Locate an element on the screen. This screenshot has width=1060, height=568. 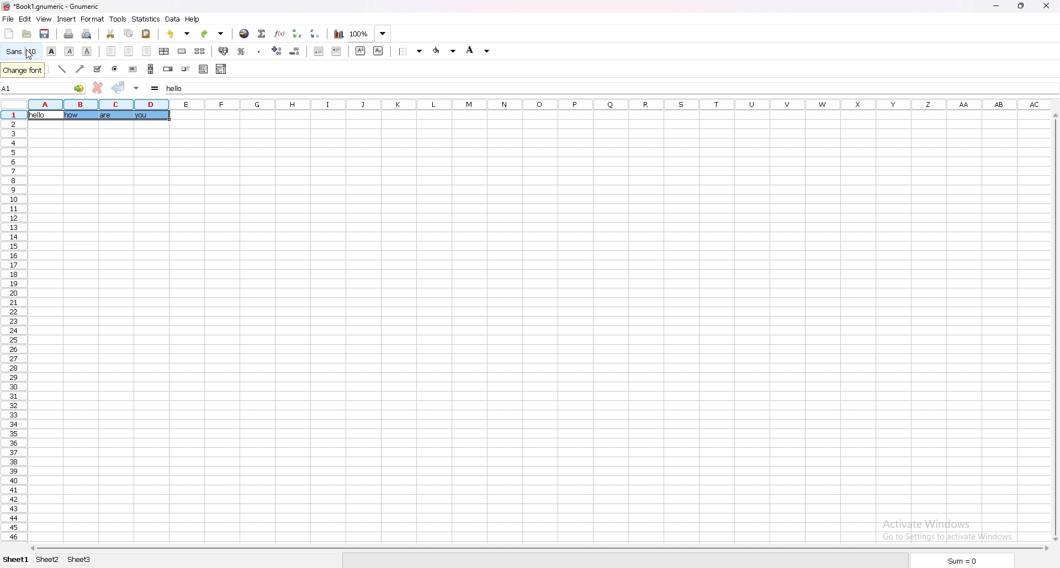
selected cell rows is located at coordinates (97, 104).